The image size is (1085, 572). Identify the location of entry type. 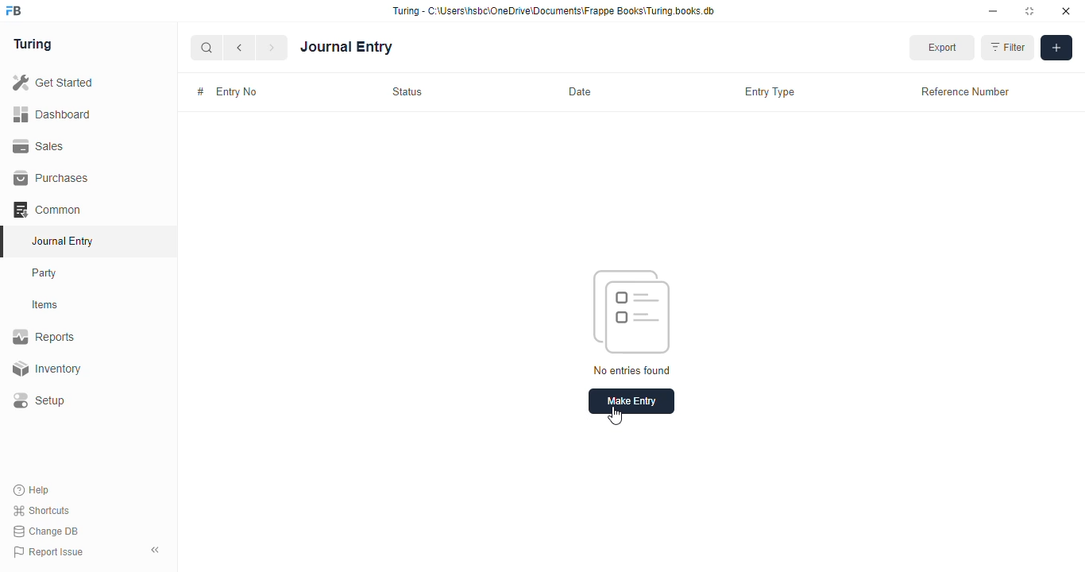
(770, 92).